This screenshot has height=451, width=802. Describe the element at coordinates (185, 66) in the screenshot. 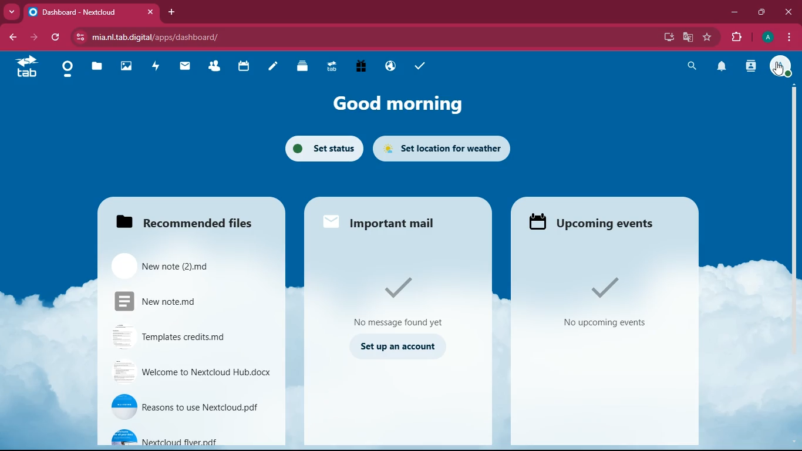

I see `mail` at that location.